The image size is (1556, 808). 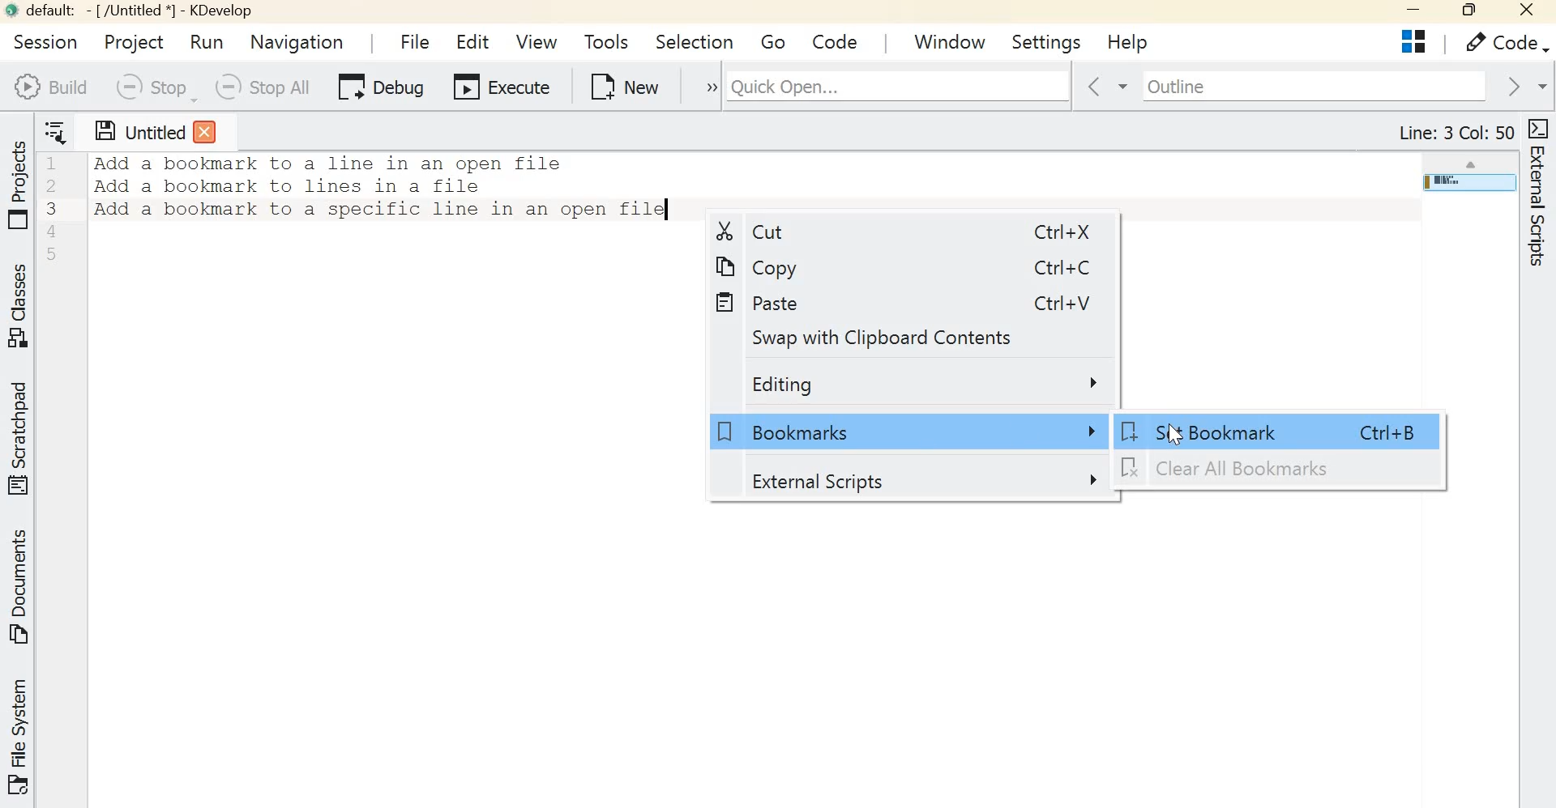 What do you see at coordinates (1064, 304) in the screenshot?
I see `Ctrl+V` at bounding box center [1064, 304].